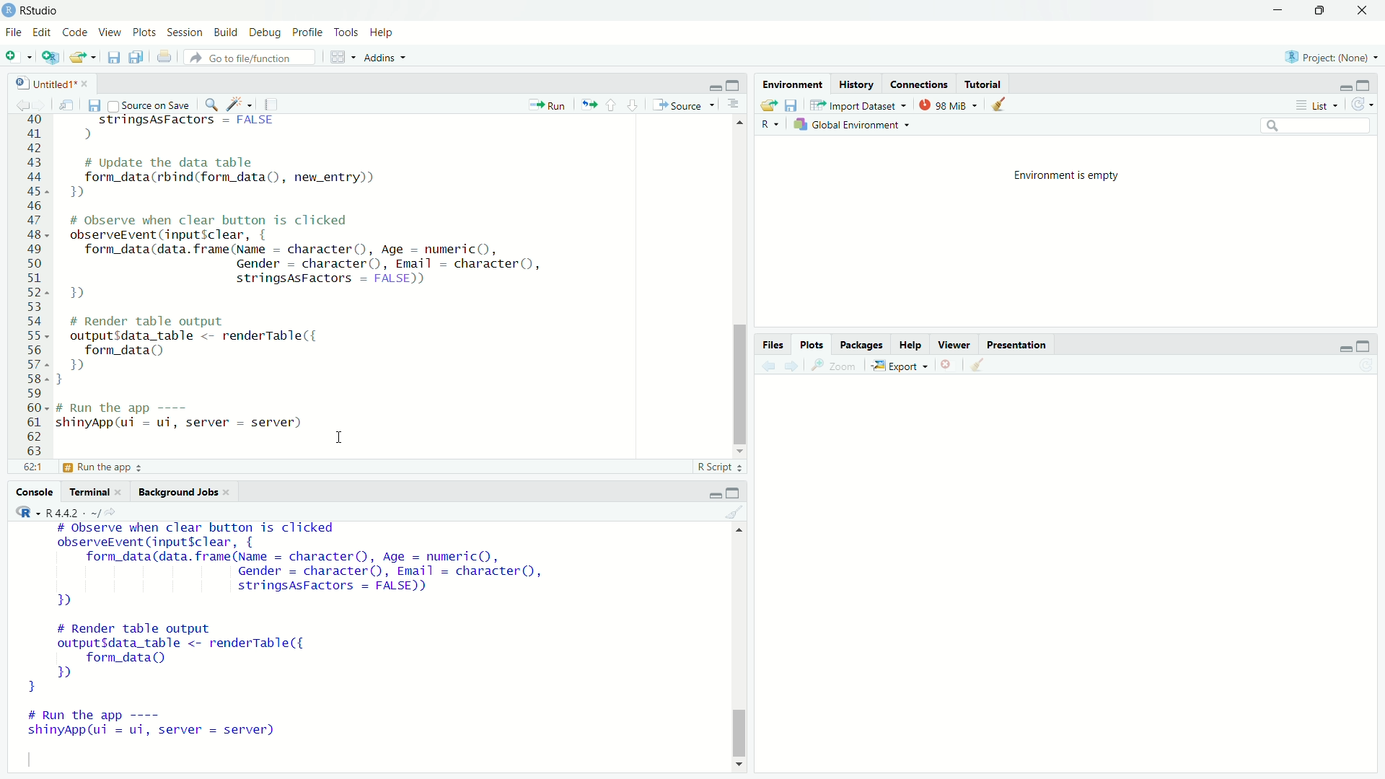 This screenshot has width=1385, height=779. I want to click on close, so click(1366, 10).